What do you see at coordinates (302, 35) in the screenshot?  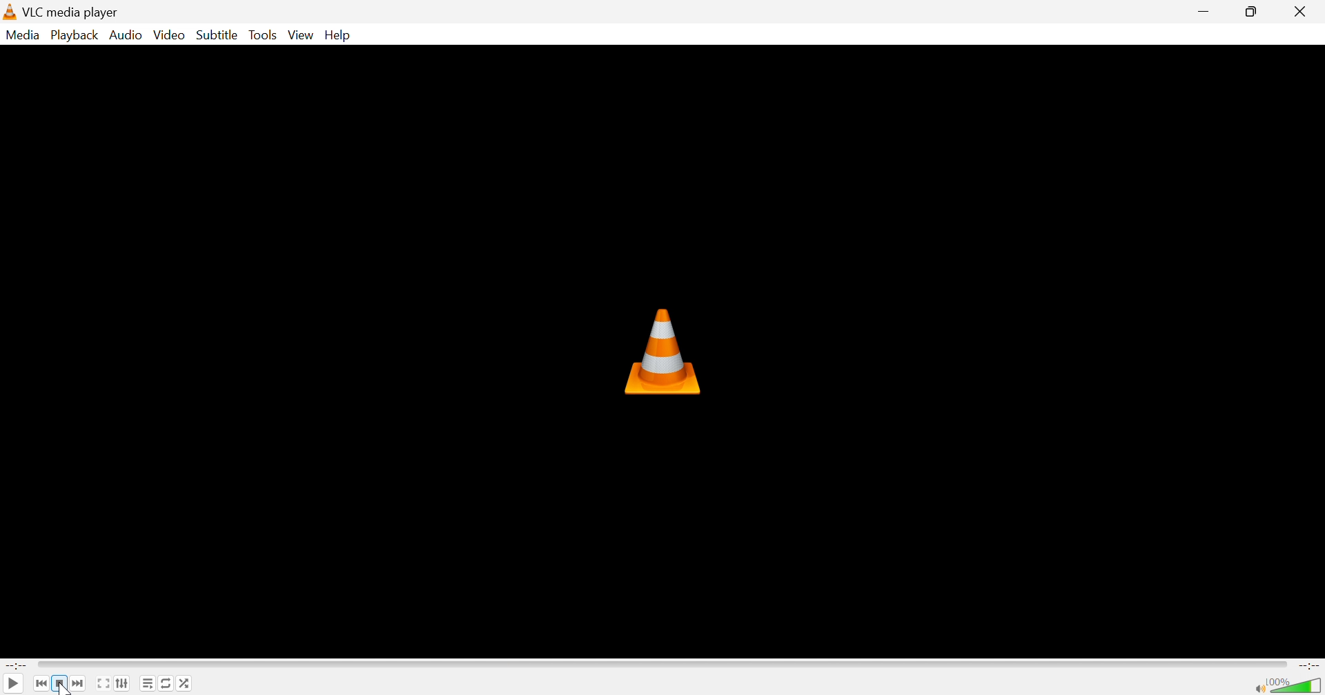 I see `View` at bounding box center [302, 35].